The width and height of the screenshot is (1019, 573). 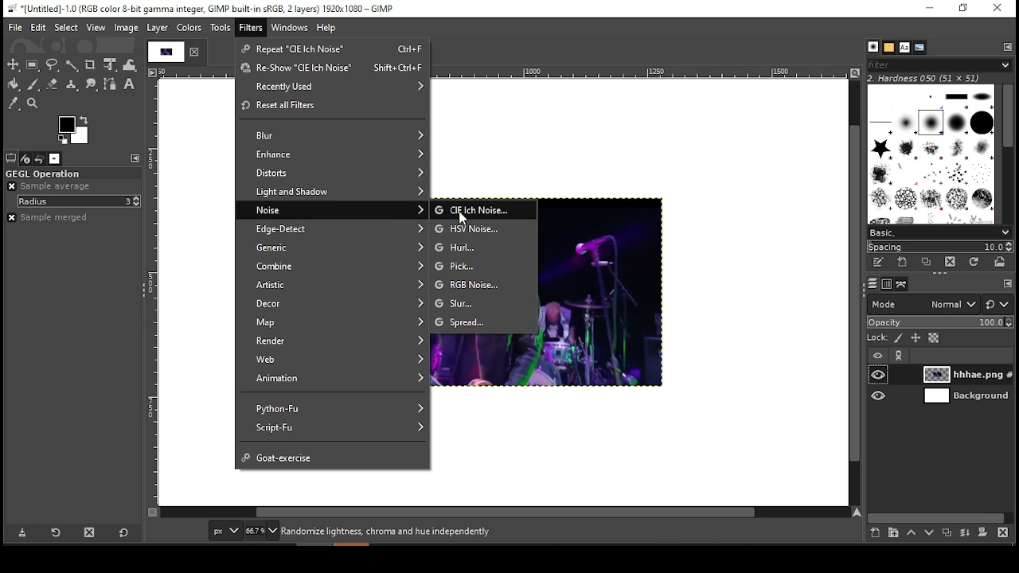 What do you see at coordinates (881, 264) in the screenshot?
I see `edit this brush` at bounding box center [881, 264].